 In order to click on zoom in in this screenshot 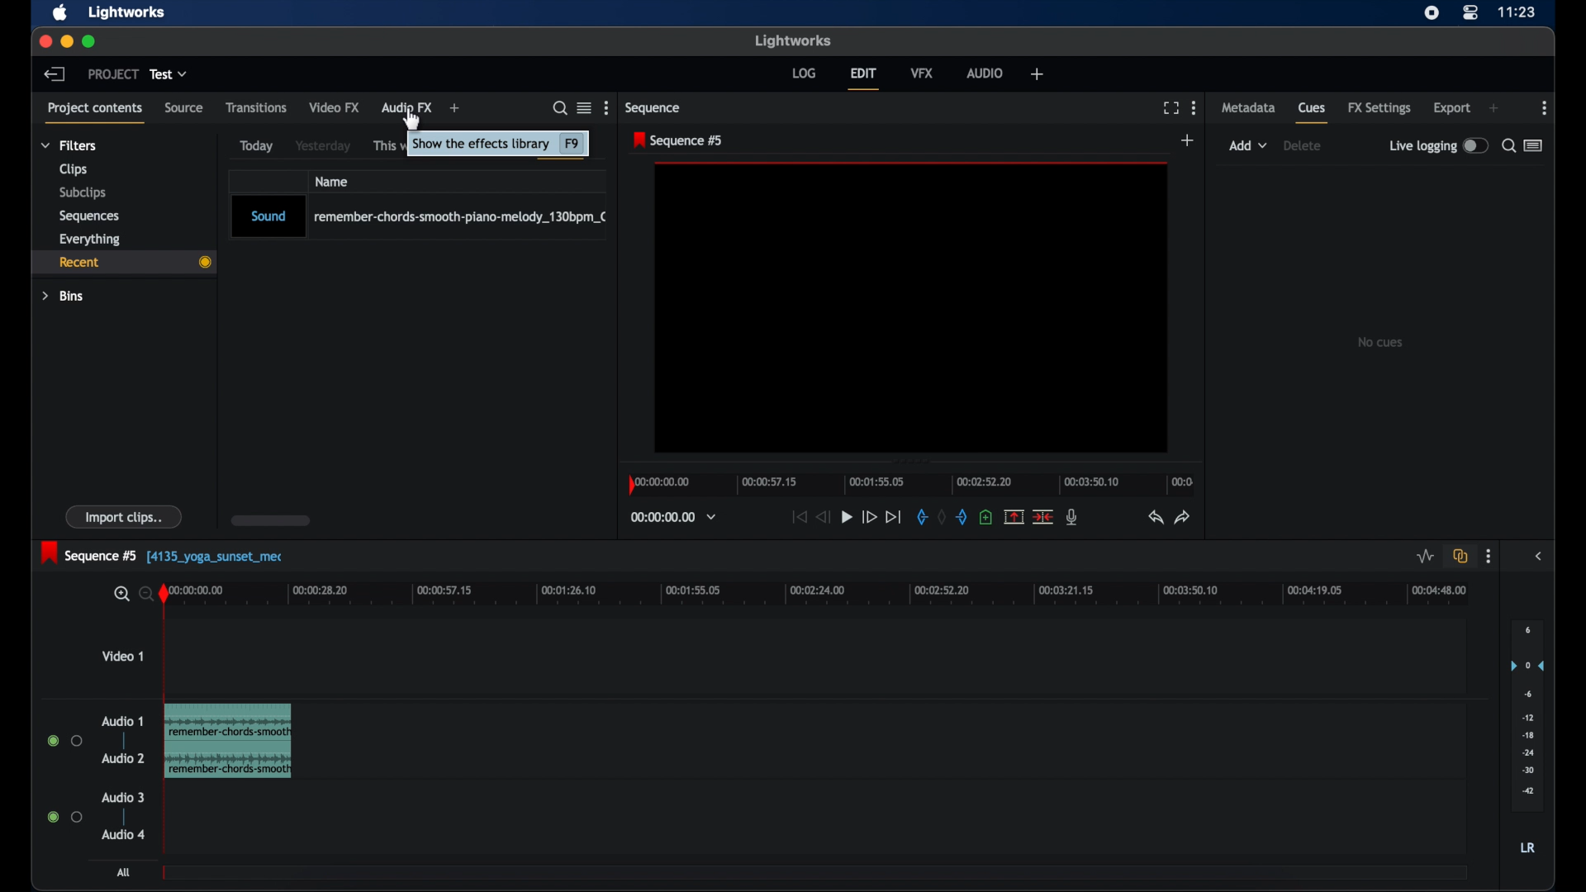, I will do `click(119, 594)`.